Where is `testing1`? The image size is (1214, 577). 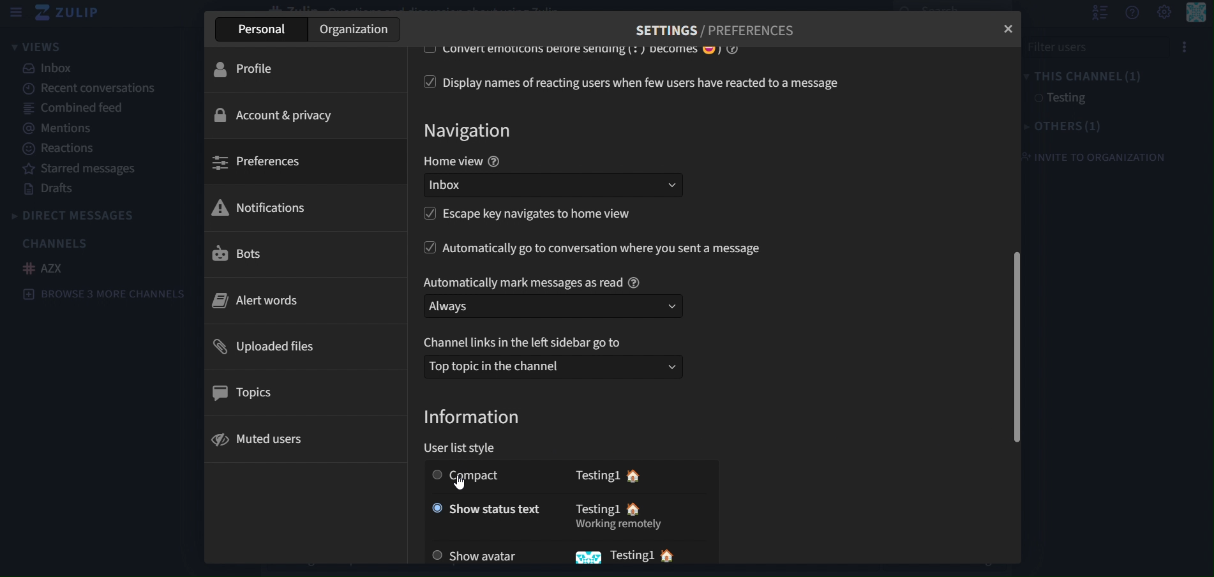 testing1 is located at coordinates (596, 475).